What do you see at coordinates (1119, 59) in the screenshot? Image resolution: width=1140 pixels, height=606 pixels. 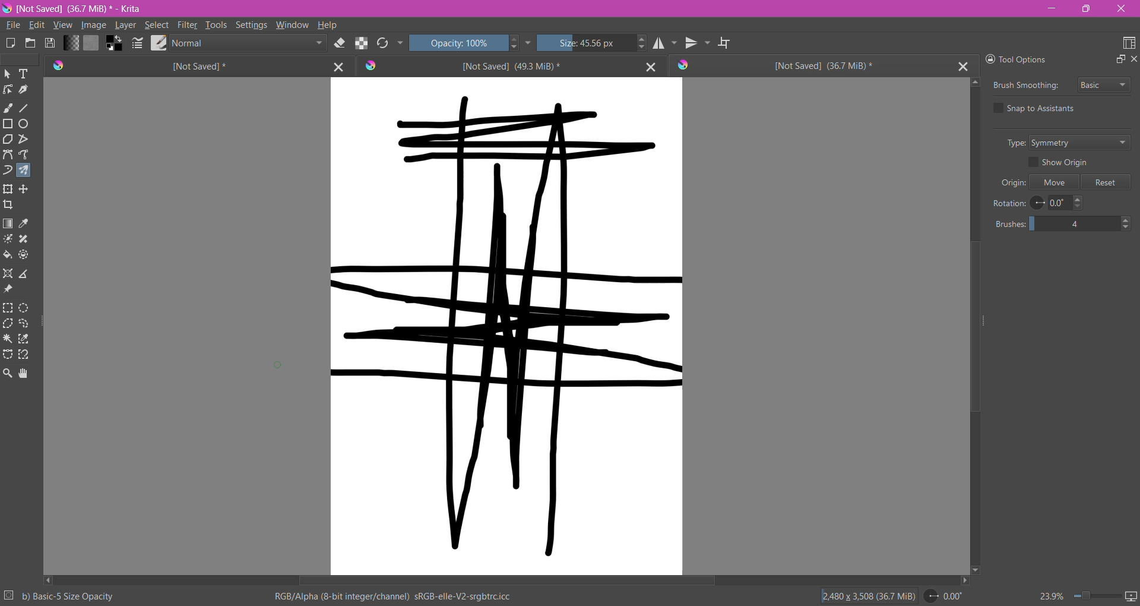 I see `Float Docker` at bounding box center [1119, 59].